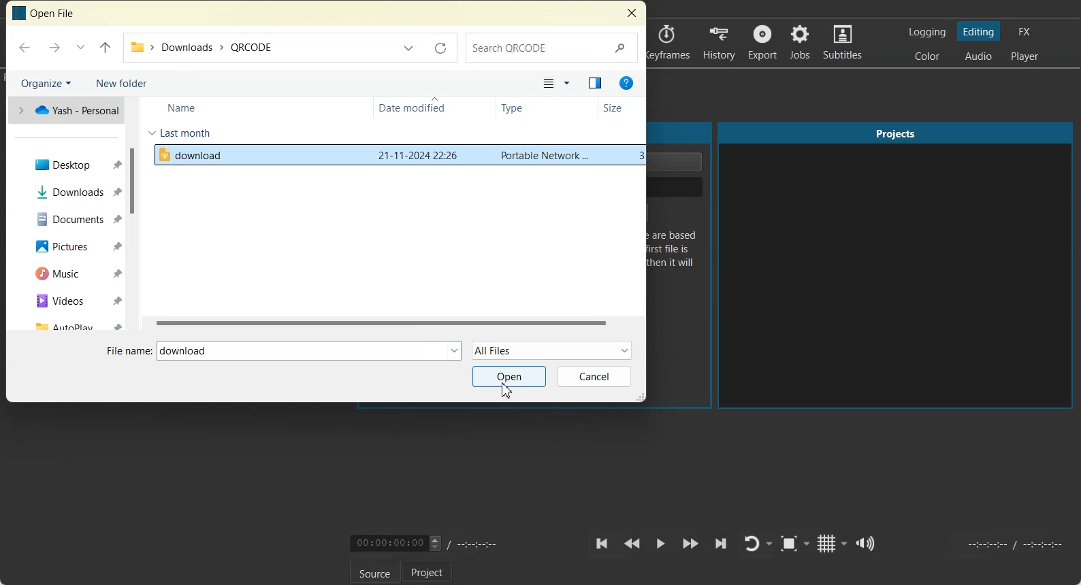 The width and height of the screenshot is (1081, 585). What do you see at coordinates (184, 106) in the screenshot?
I see `Name` at bounding box center [184, 106].